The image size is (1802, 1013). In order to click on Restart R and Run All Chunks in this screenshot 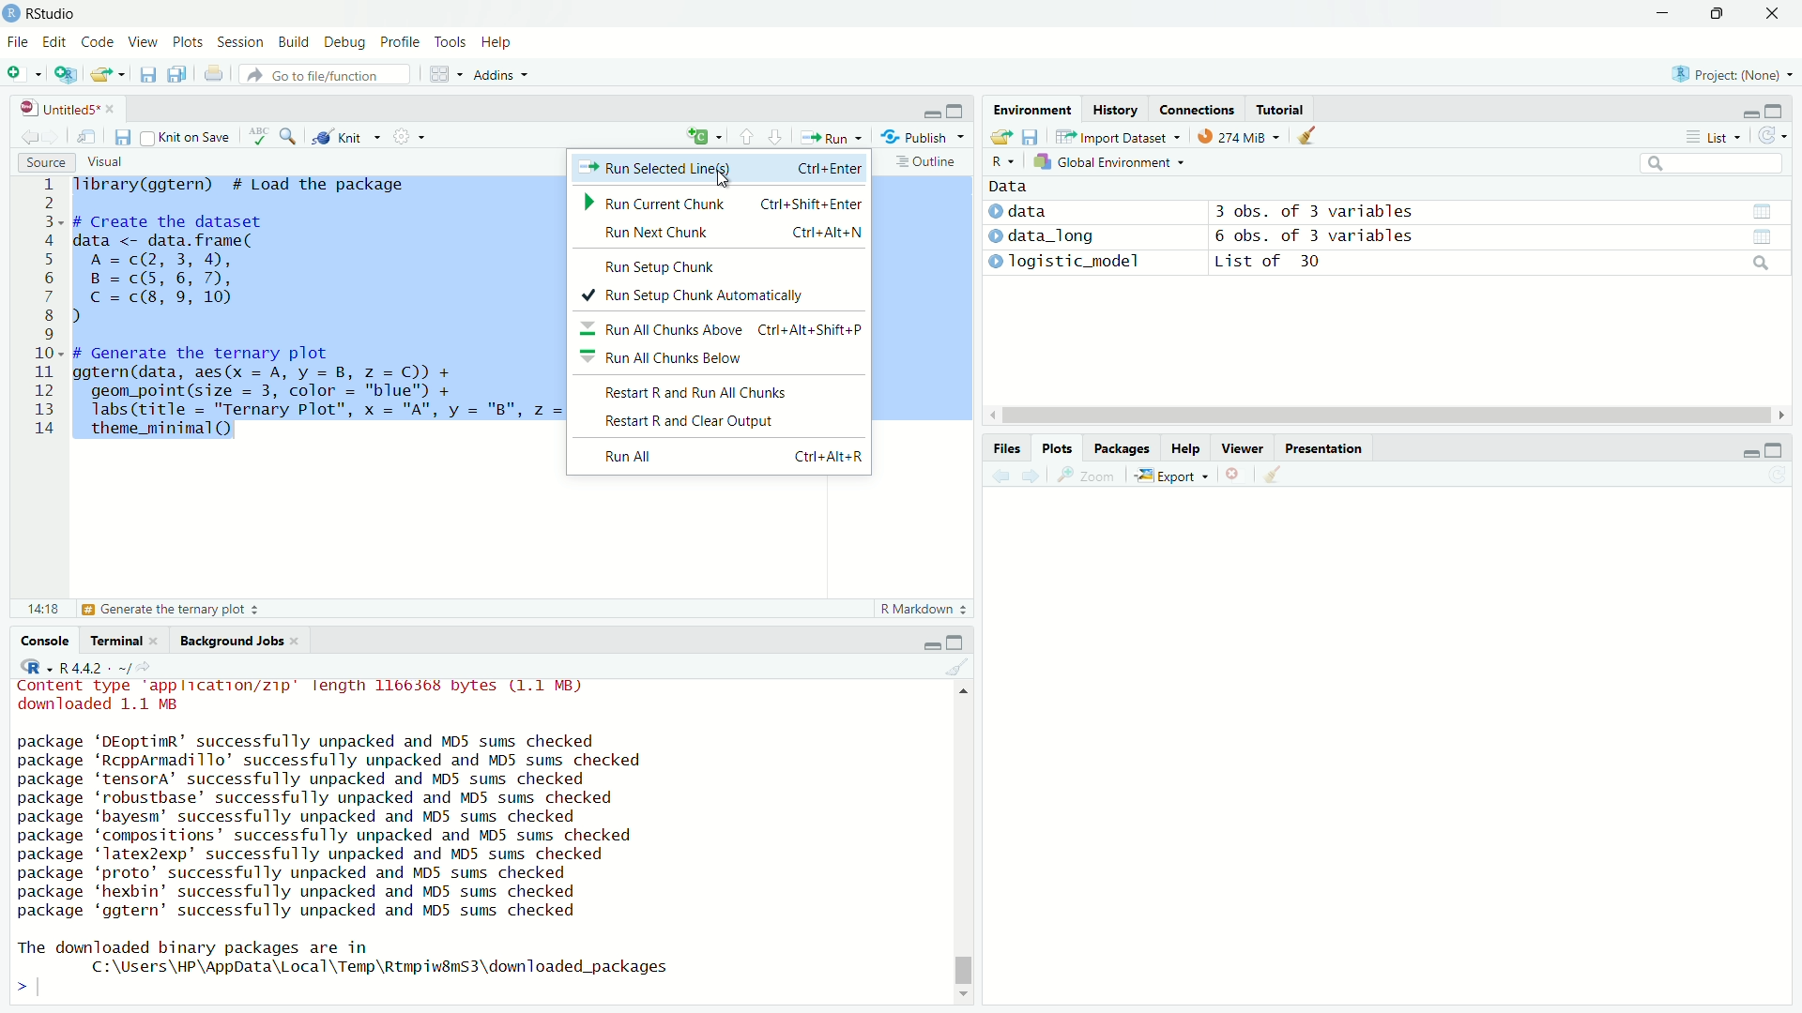, I will do `click(704, 391)`.